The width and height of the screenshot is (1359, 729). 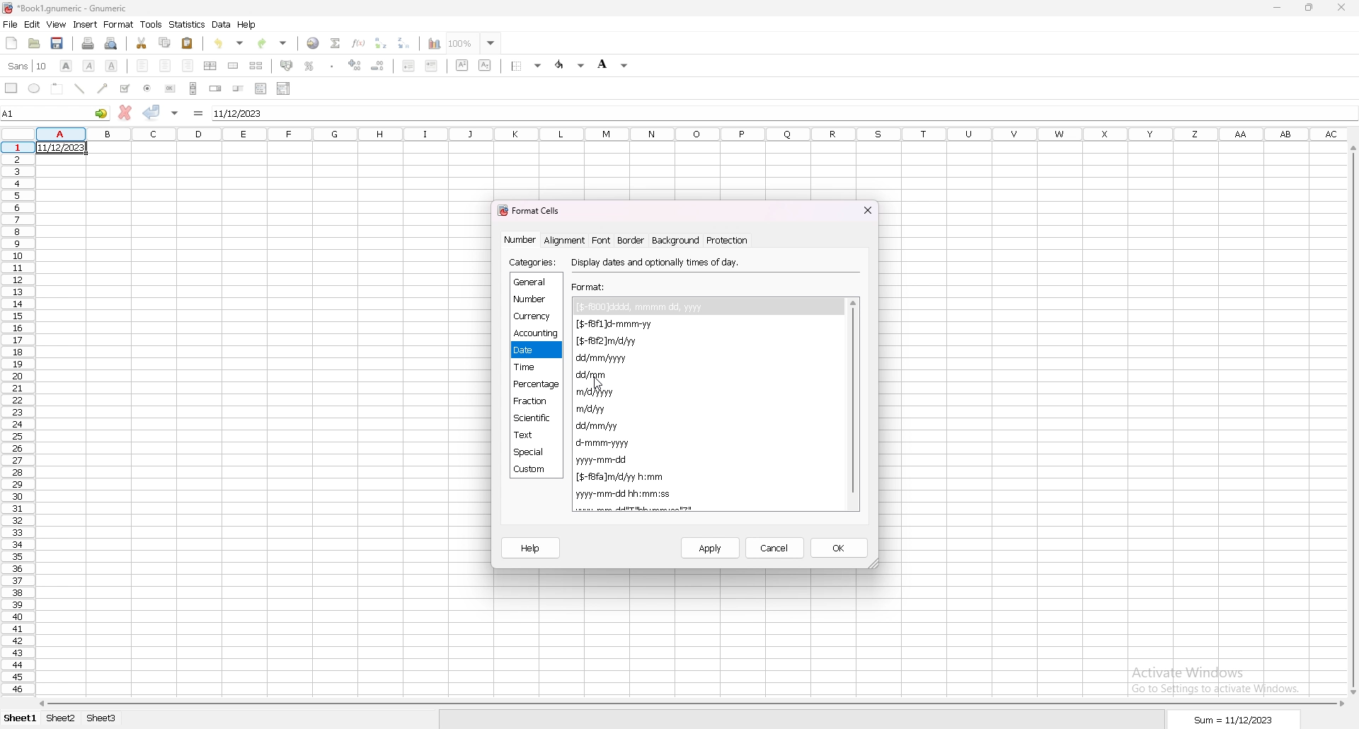 What do you see at coordinates (564, 240) in the screenshot?
I see `alignment` at bounding box center [564, 240].